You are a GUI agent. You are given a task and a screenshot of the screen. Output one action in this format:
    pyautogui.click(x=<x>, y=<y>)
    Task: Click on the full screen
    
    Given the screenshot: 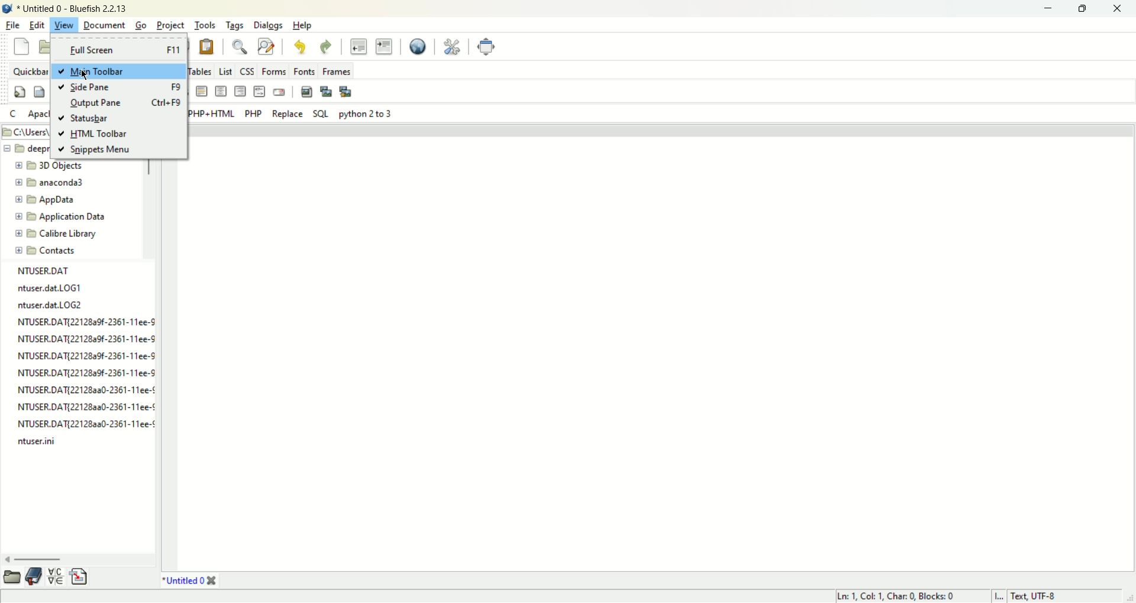 What is the action you would take?
    pyautogui.click(x=120, y=48)
    